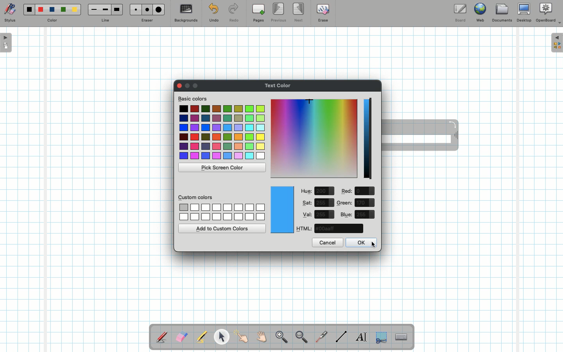 The height and width of the screenshot is (352, 563). What do you see at coordinates (279, 84) in the screenshot?
I see `Text color` at bounding box center [279, 84].